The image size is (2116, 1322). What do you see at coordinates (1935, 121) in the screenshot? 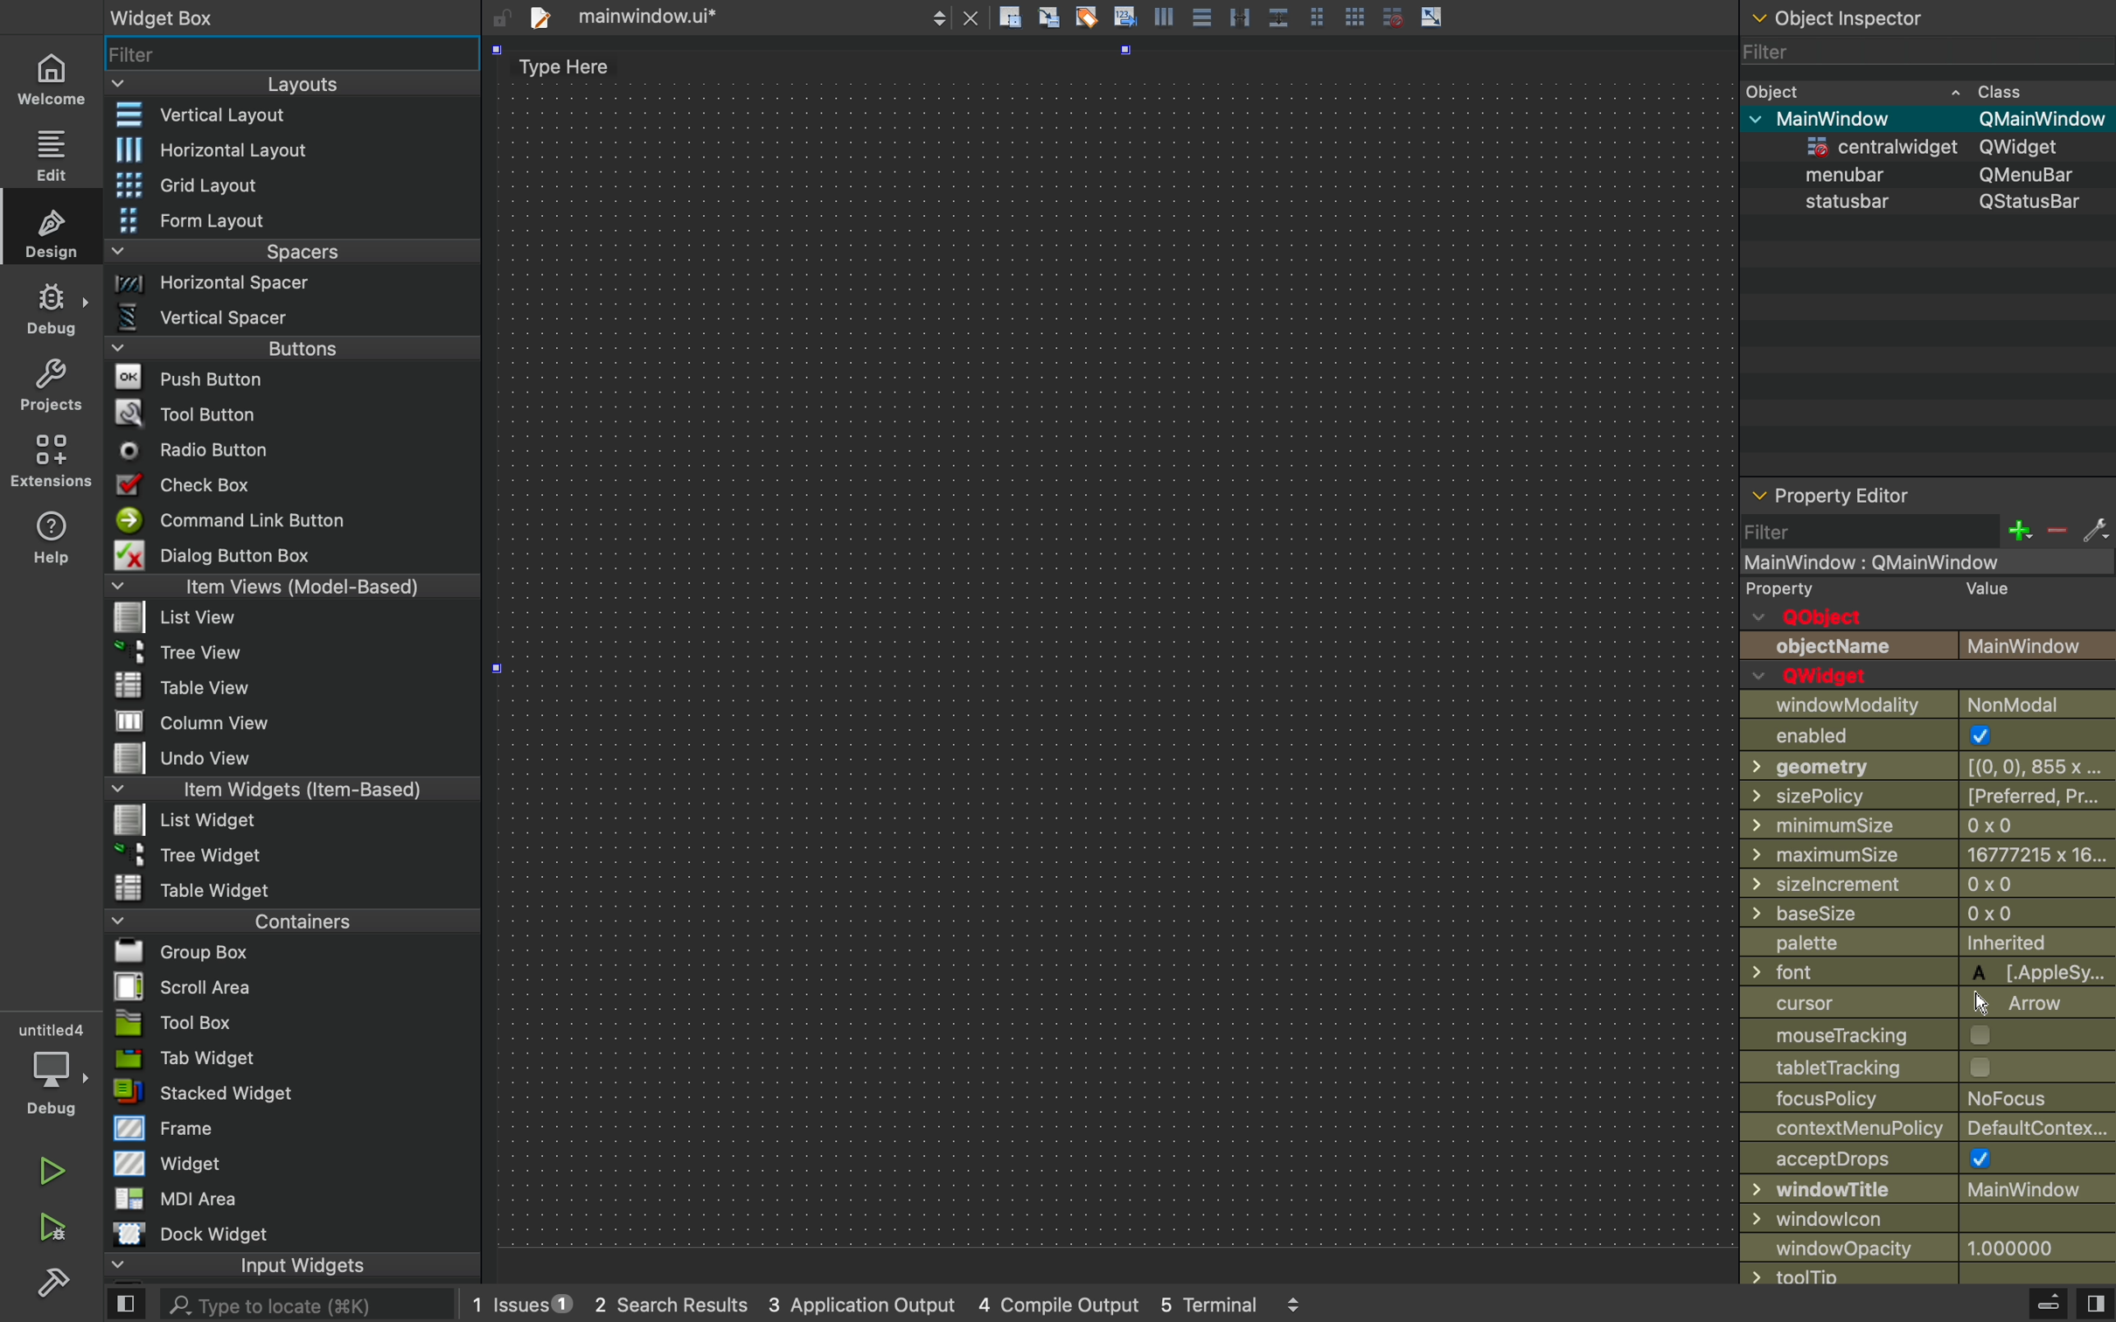
I see `mainwindow` at bounding box center [1935, 121].